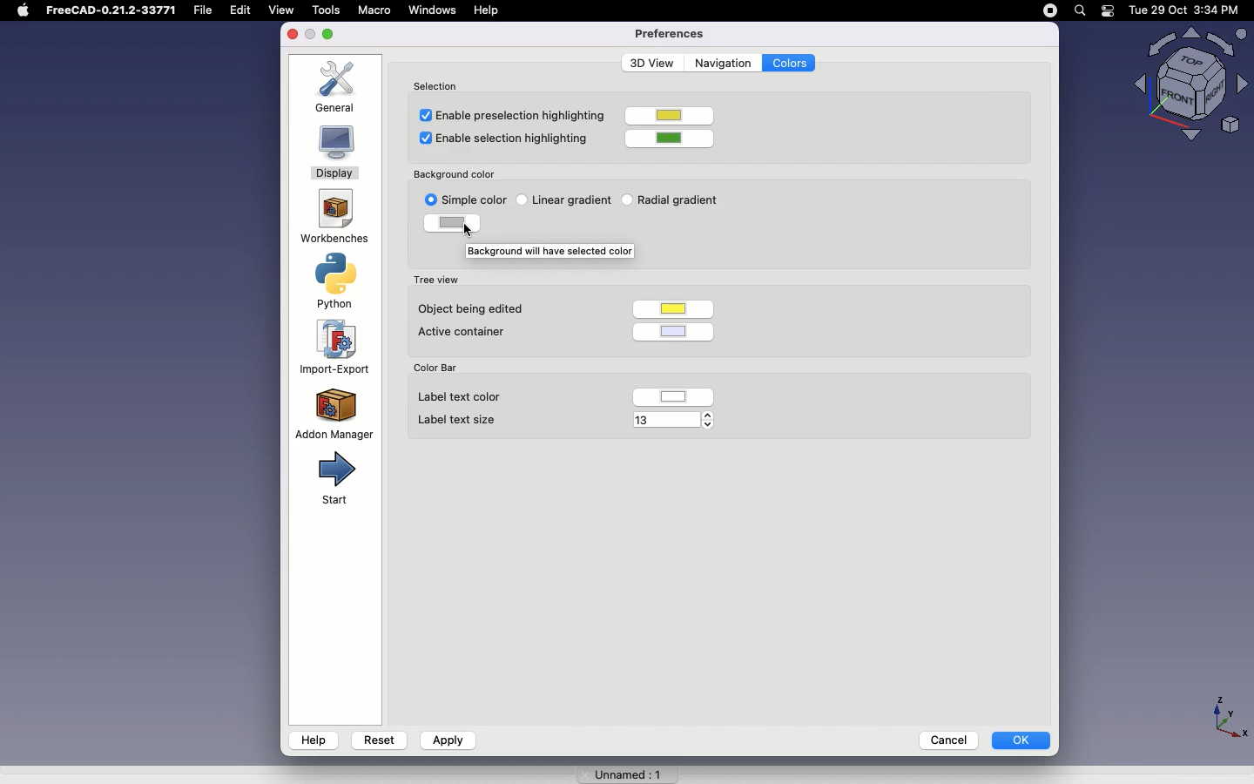  What do you see at coordinates (1022, 740) in the screenshot?
I see `OK` at bounding box center [1022, 740].